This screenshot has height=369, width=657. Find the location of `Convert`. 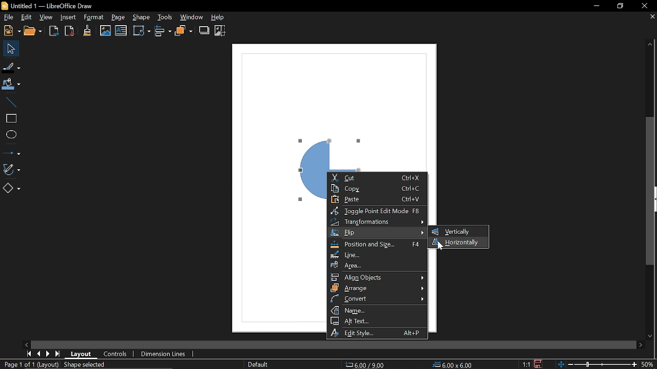

Convert is located at coordinates (379, 298).